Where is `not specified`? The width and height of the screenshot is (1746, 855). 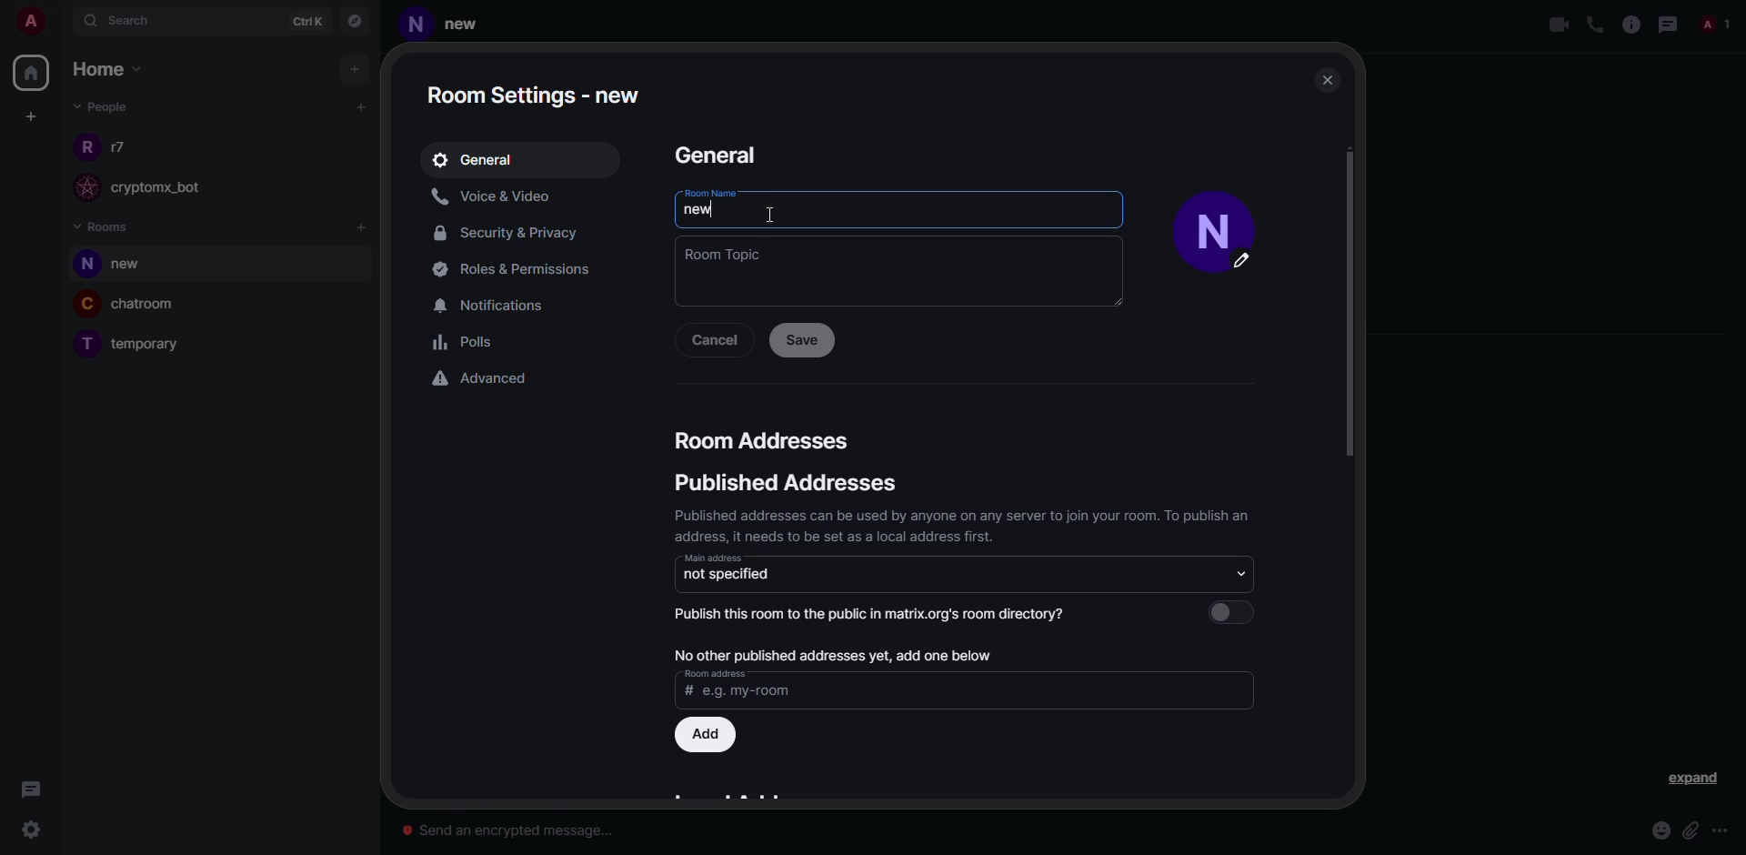 not specified is located at coordinates (728, 574).